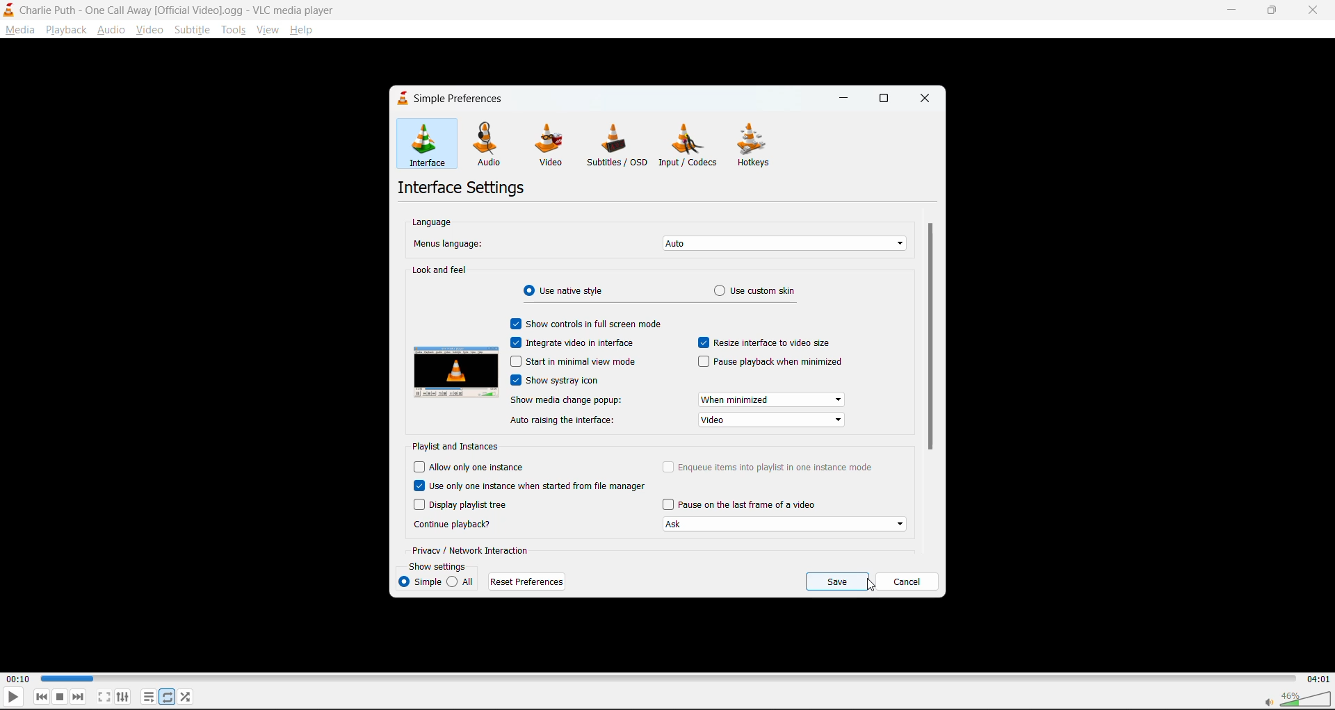 The width and height of the screenshot is (1335, 710). I want to click on enqueue items, so click(782, 468).